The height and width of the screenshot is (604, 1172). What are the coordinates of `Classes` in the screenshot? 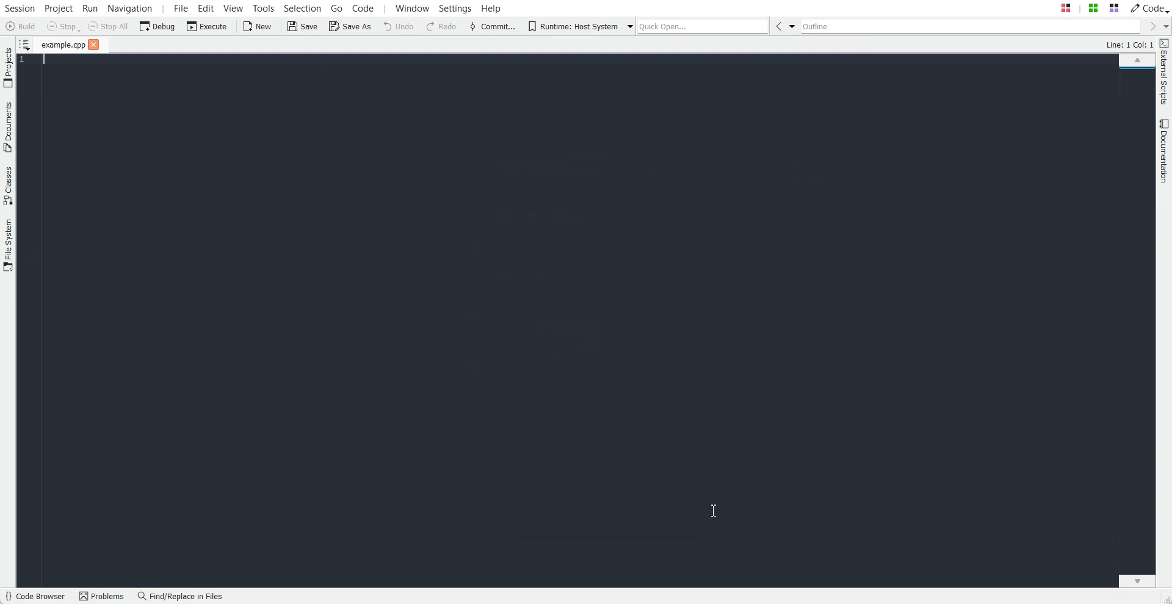 It's located at (8, 187).